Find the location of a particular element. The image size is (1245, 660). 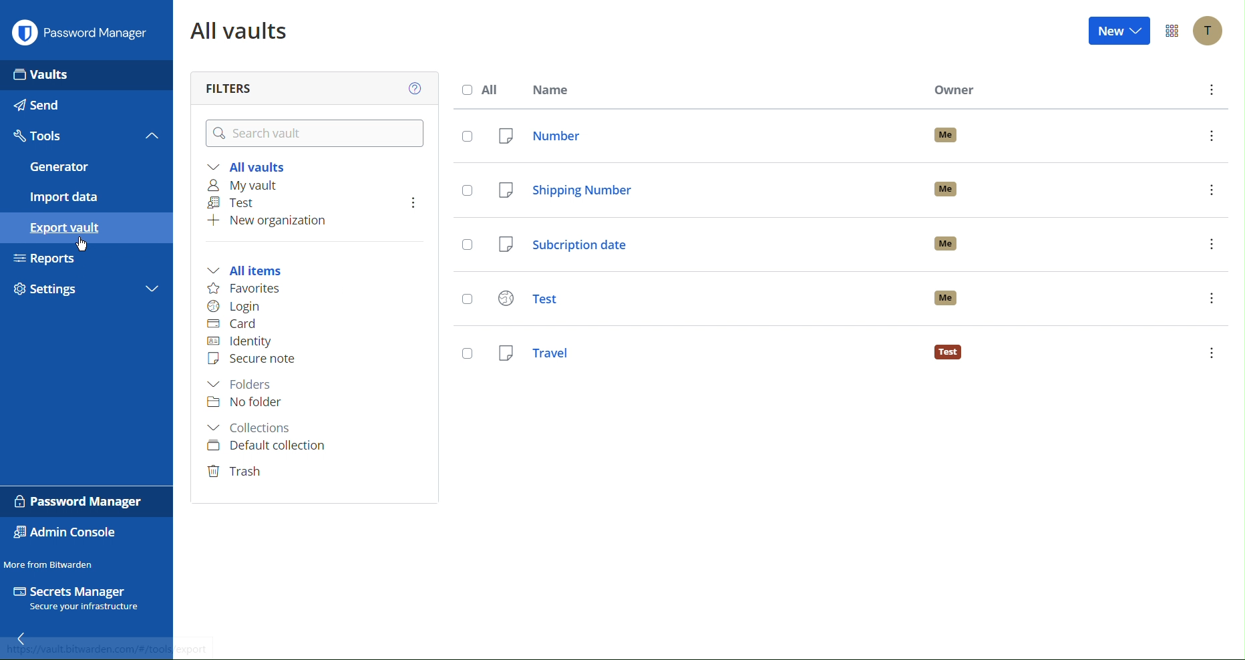

Tools is located at coordinates (40, 136).